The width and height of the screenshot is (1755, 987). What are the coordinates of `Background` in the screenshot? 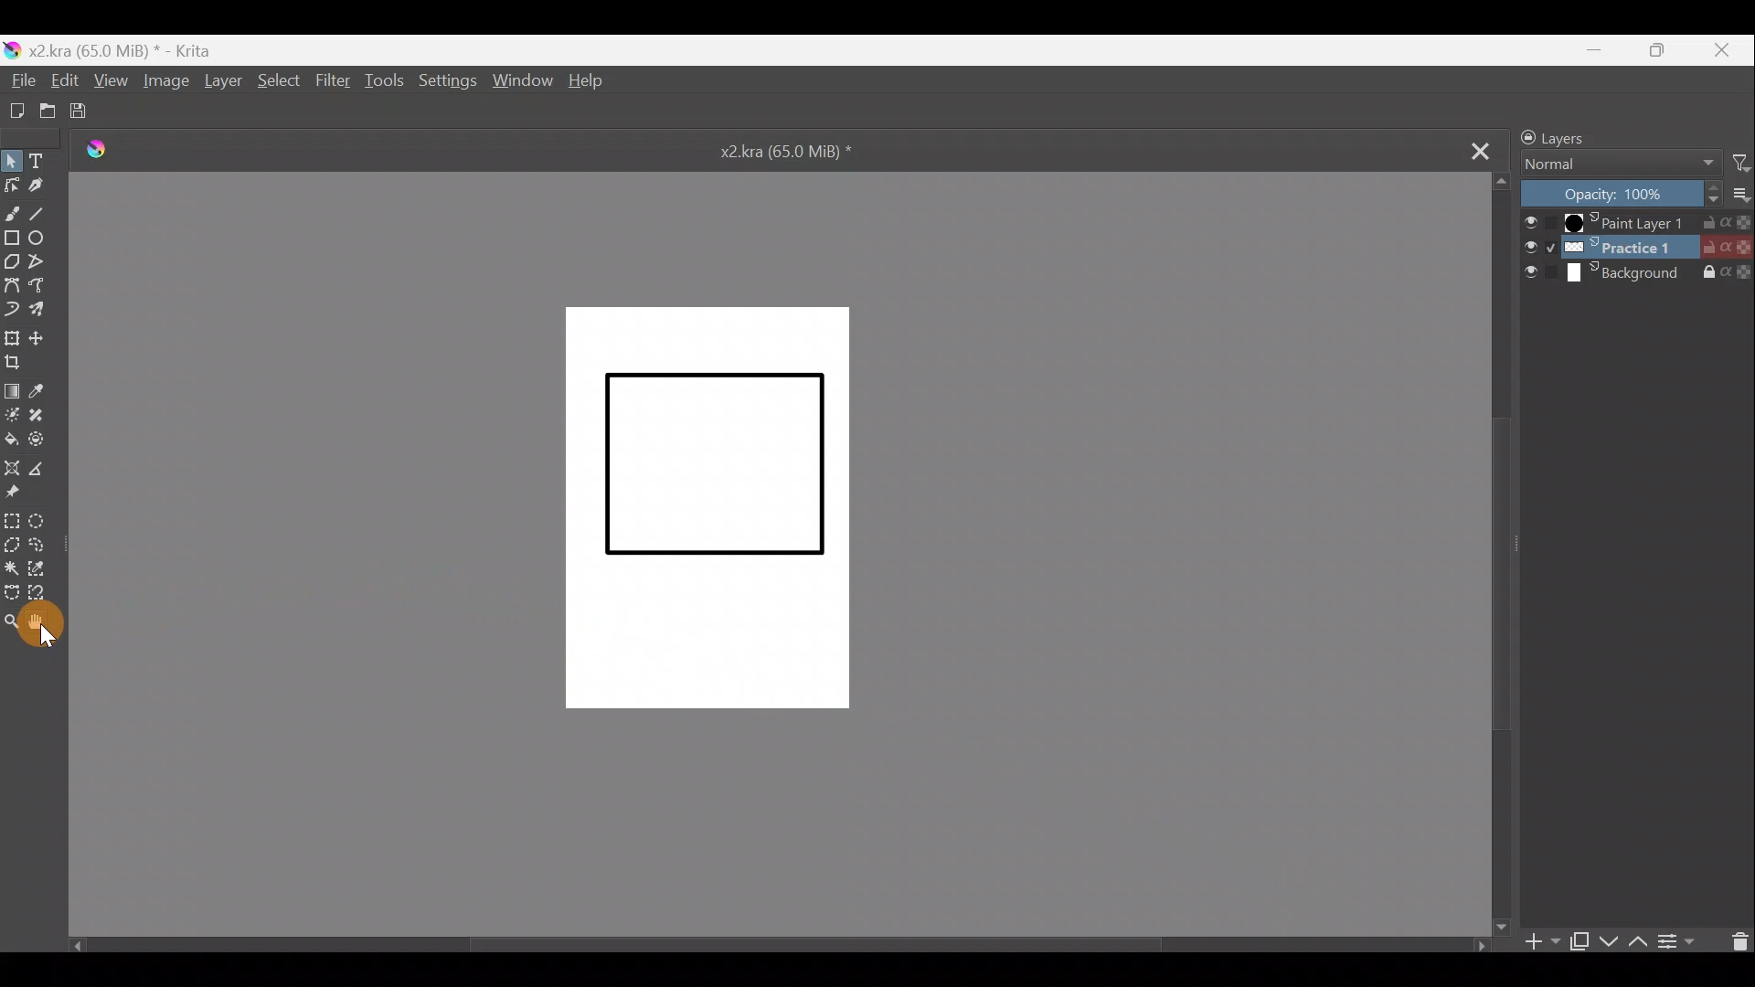 It's located at (1638, 275).